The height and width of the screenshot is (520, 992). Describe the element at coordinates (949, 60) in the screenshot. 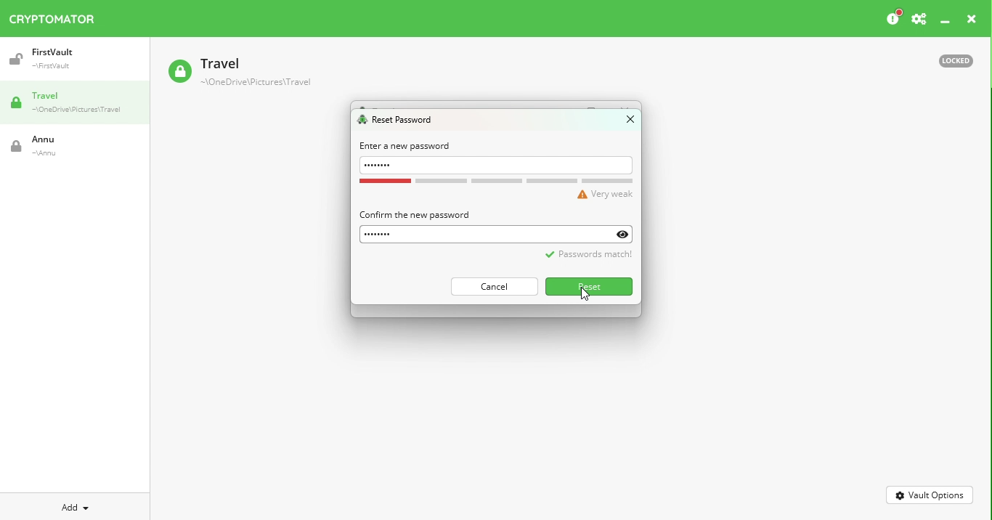

I see `Locked` at that location.